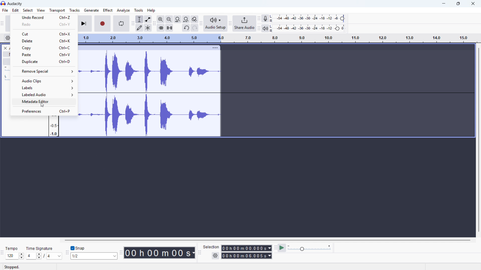 The width and height of the screenshot is (481, 270). What do you see at coordinates (94, 256) in the screenshot?
I see `set snapping` at bounding box center [94, 256].